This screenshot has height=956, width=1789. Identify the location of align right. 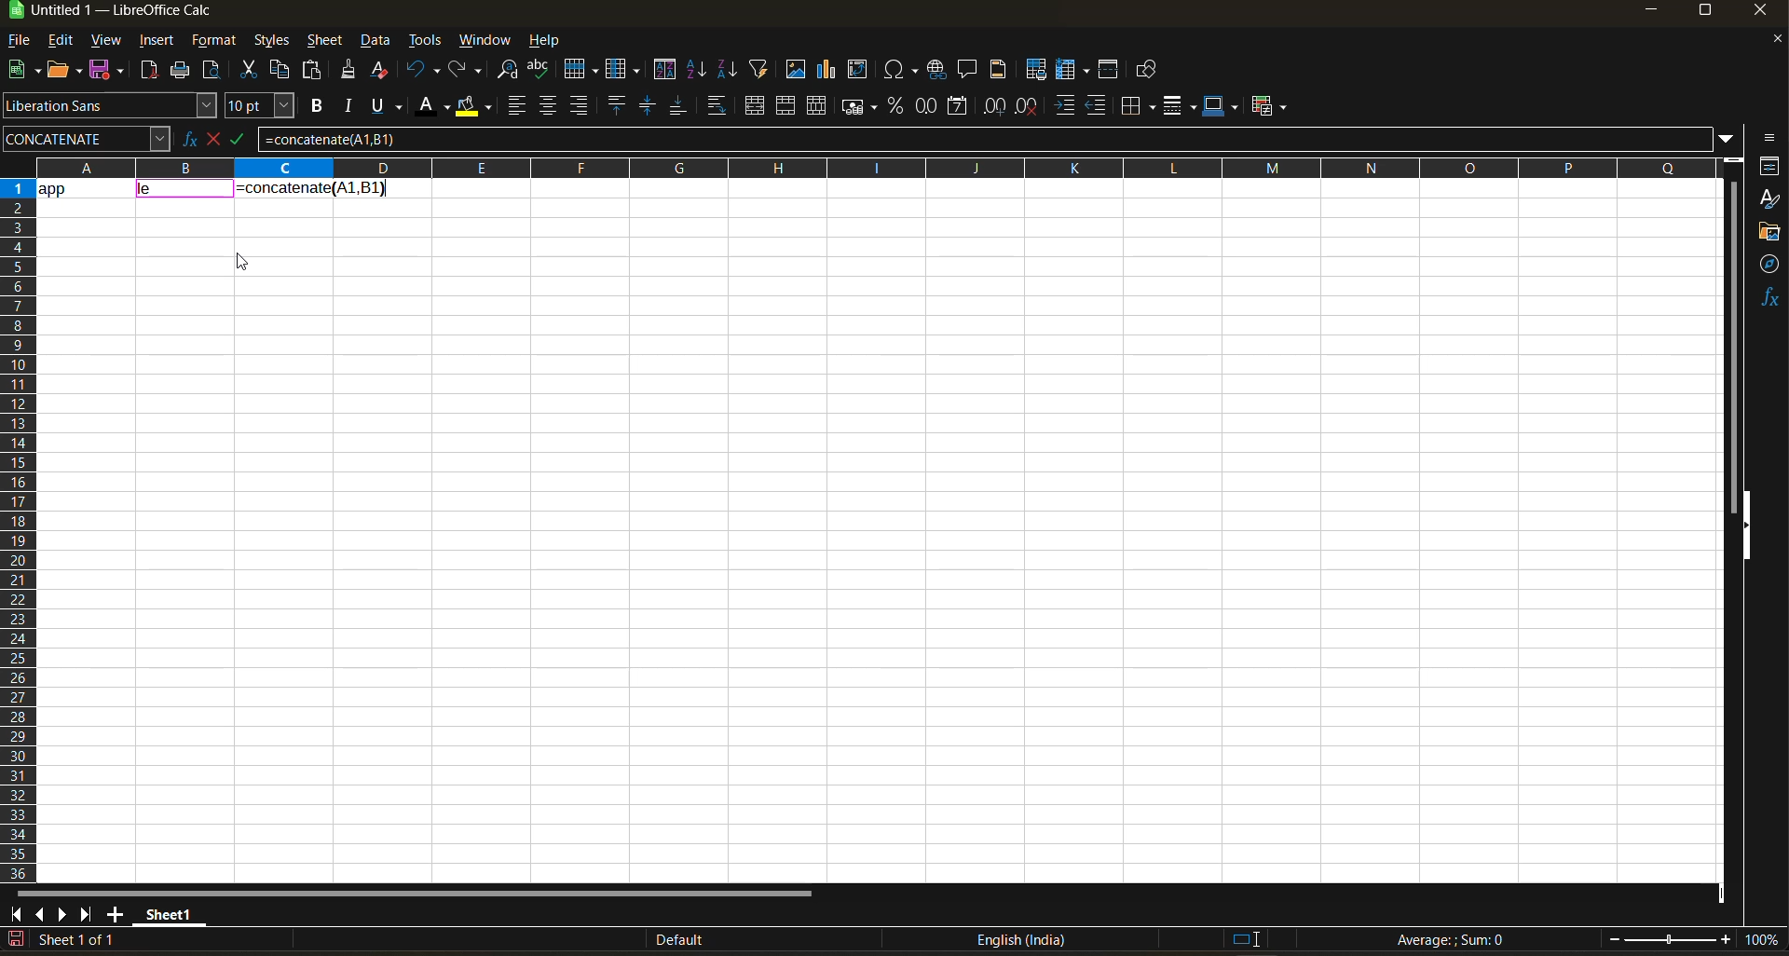
(580, 106).